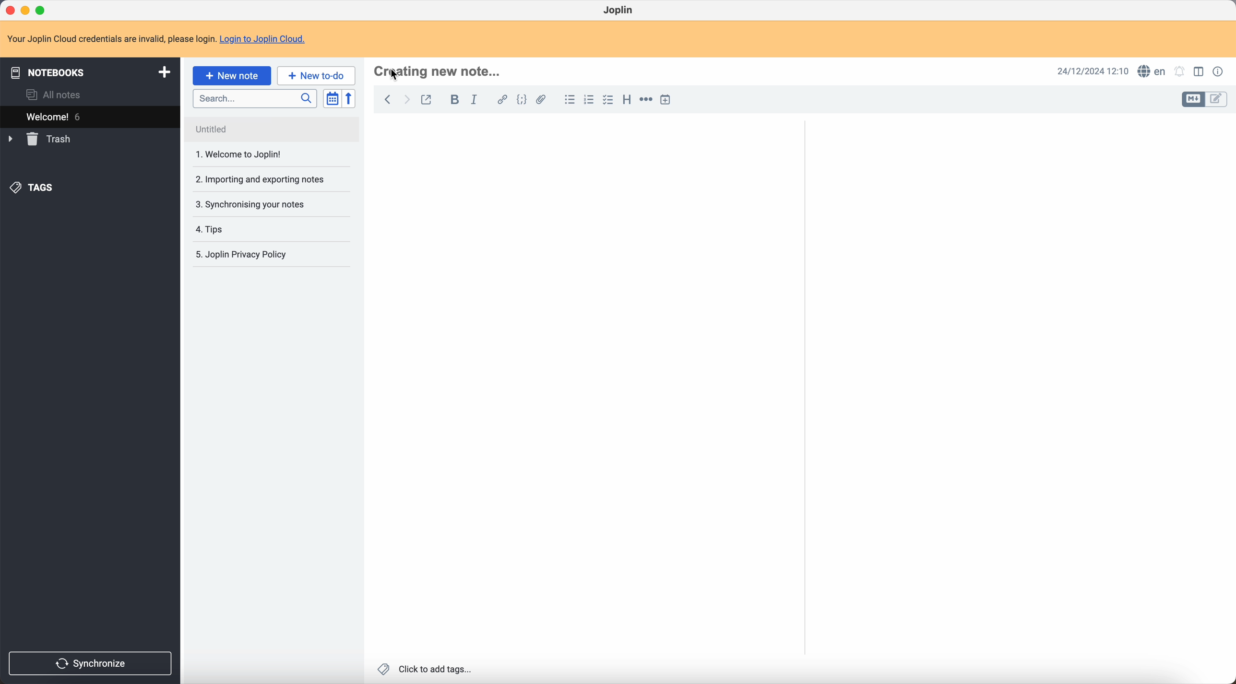 The height and width of the screenshot is (684, 1236). Describe the element at coordinates (405, 101) in the screenshot. I see `foward` at that location.